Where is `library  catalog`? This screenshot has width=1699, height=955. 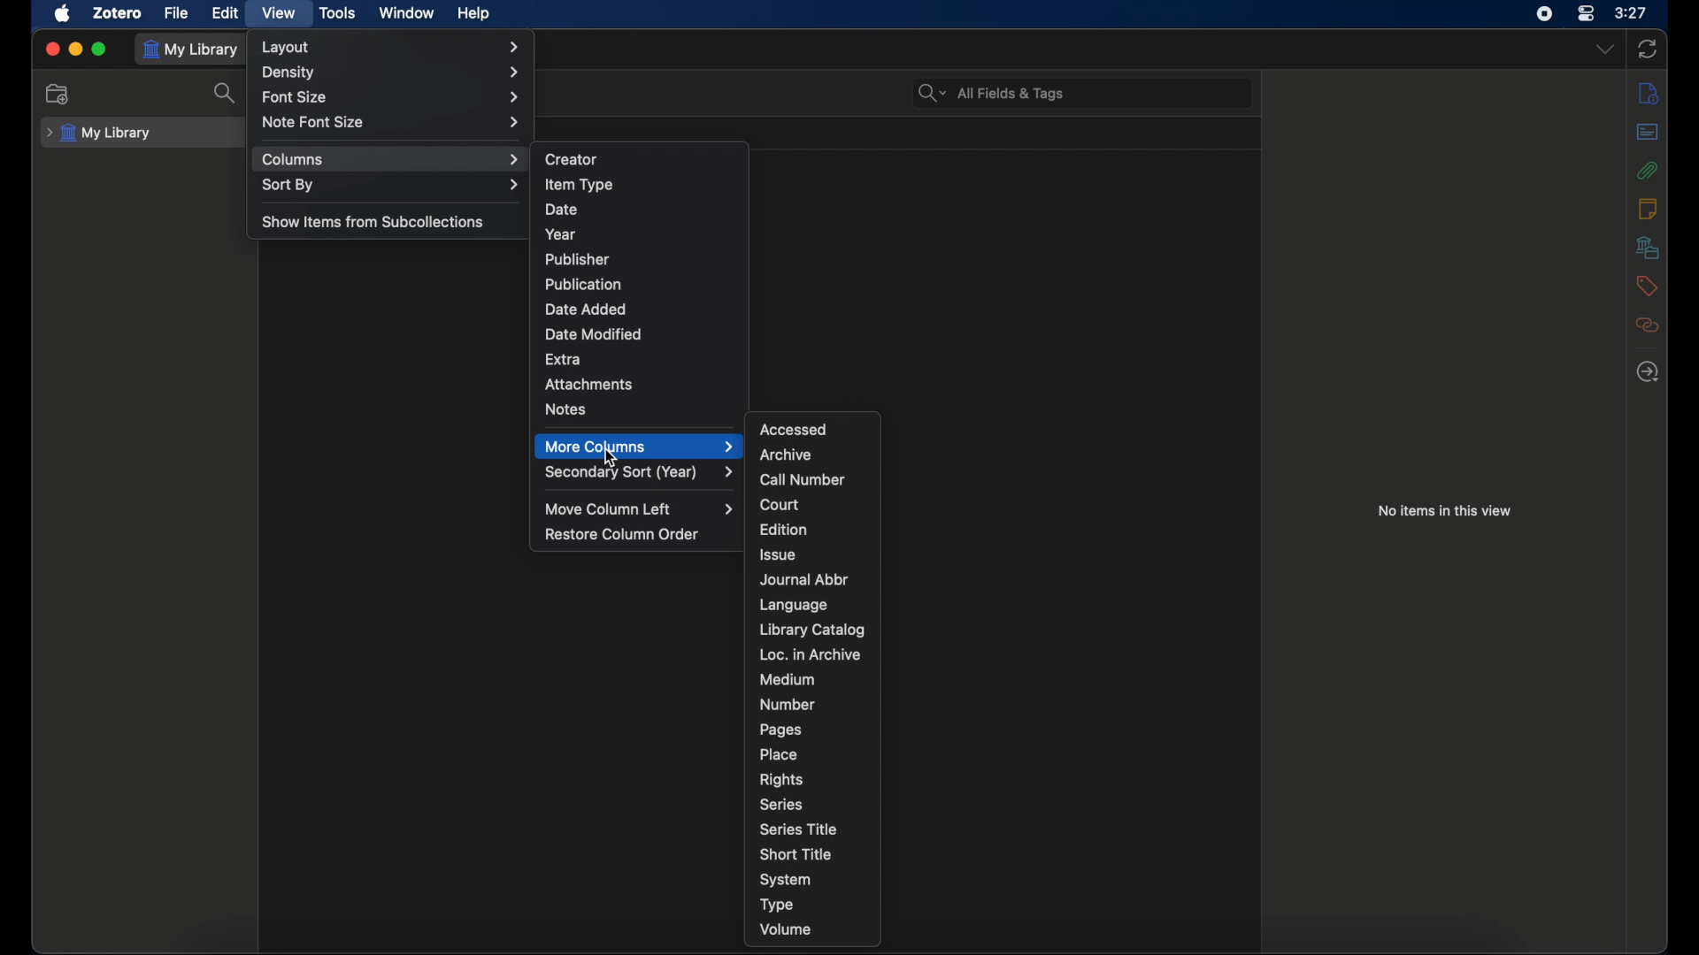 library  catalog is located at coordinates (812, 629).